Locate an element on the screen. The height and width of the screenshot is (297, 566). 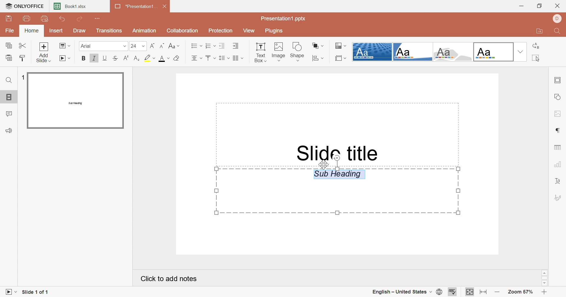
Cut is located at coordinates (23, 45).